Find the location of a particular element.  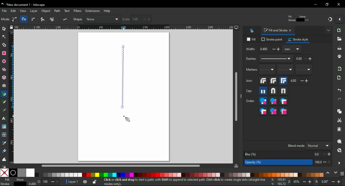

blend mode Normal is located at coordinates (309, 145).